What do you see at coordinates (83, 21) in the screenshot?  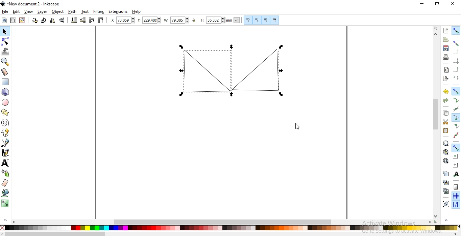 I see `lower selection one step` at bounding box center [83, 21].